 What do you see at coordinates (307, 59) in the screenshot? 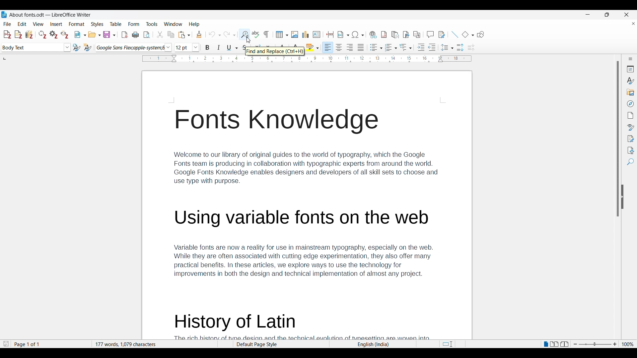
I see `Page horizontal ruler` at bounding box center [307, 59].